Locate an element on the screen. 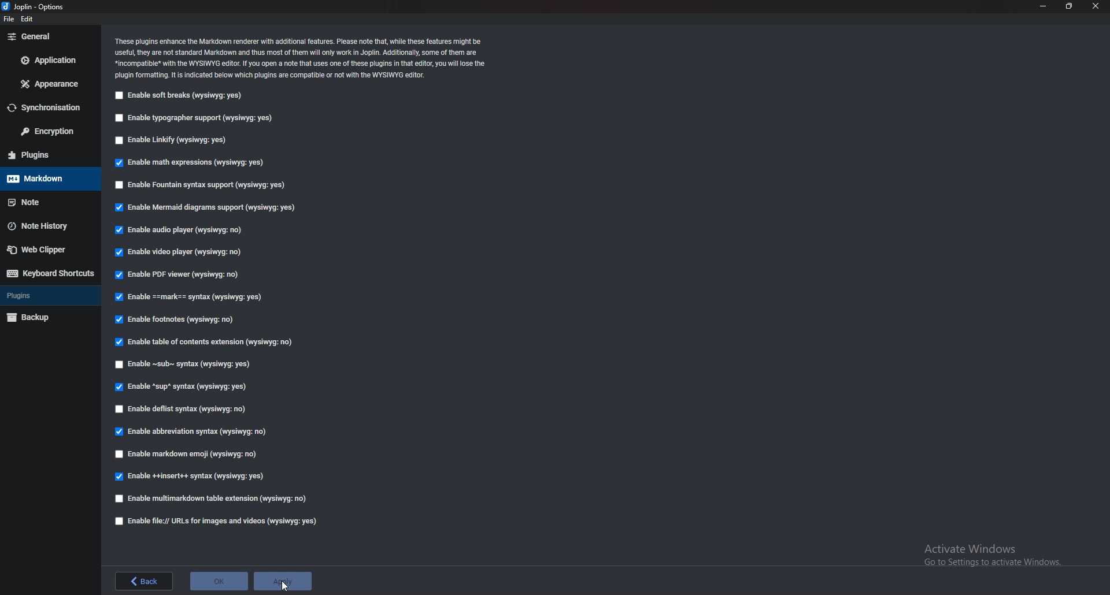 The height and width of the screenshot is (595, 1110). enable fountain syntax support is located at coordinates (199, 184).